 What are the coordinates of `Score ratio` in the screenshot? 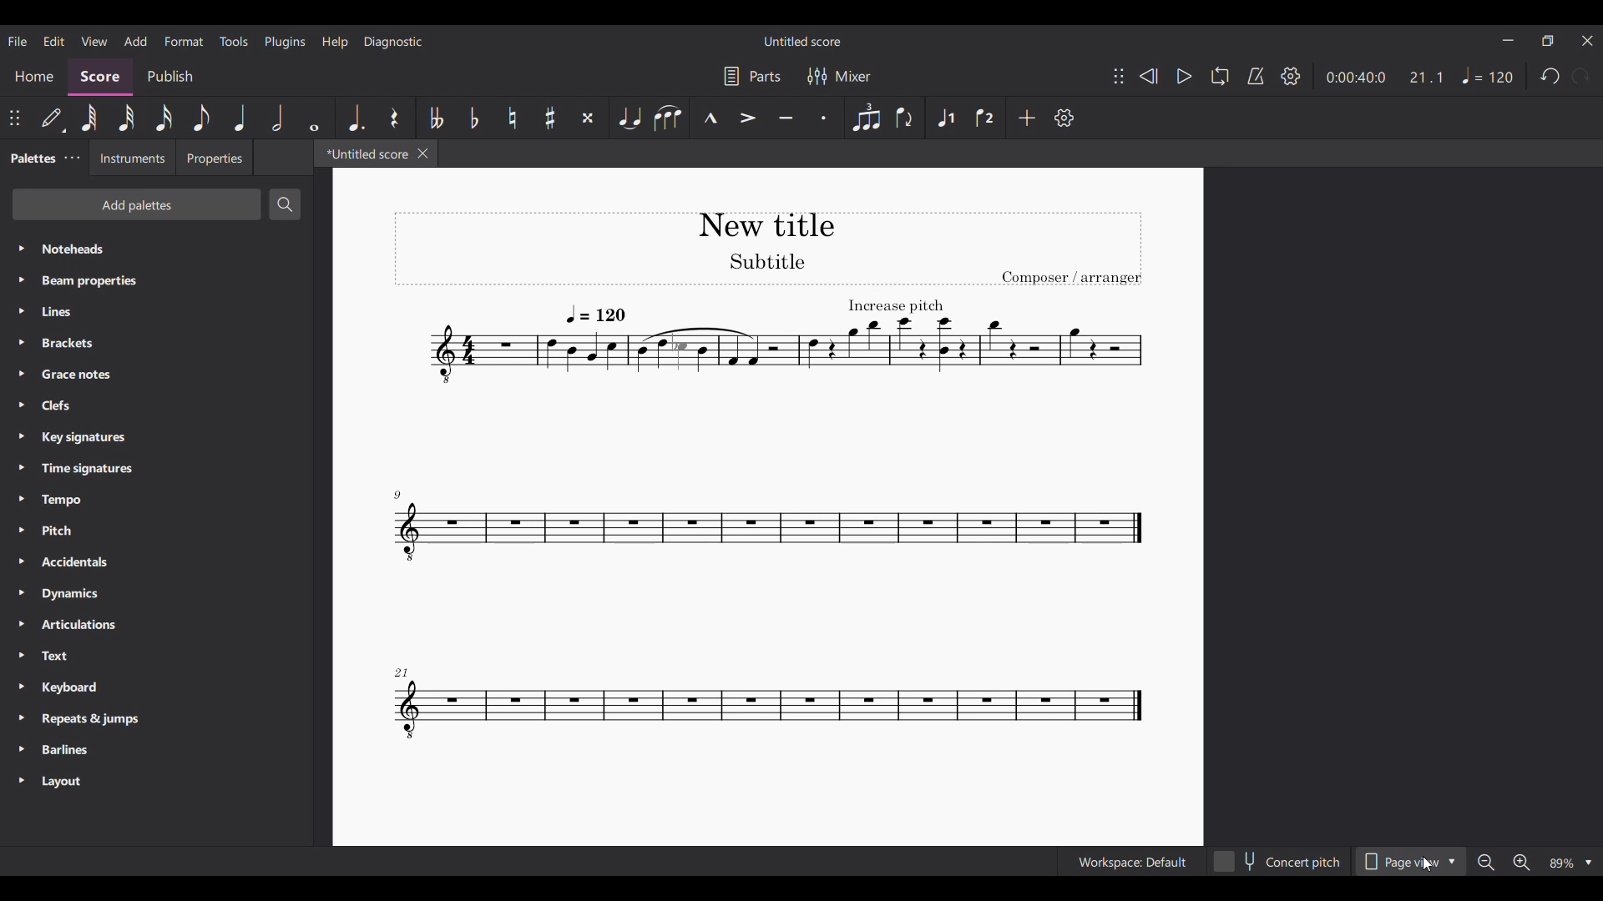 It's located at (1427, 78).